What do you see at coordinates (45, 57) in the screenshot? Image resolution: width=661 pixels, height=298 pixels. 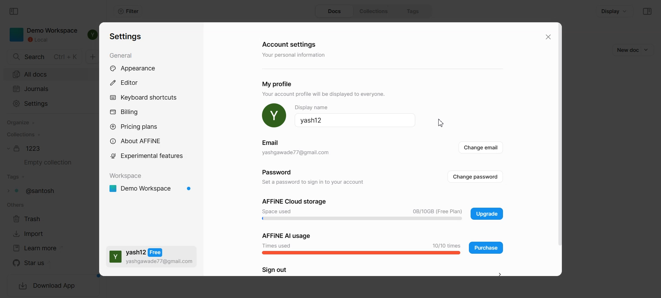 I see `Search doc` at bounding box center [45, 57].